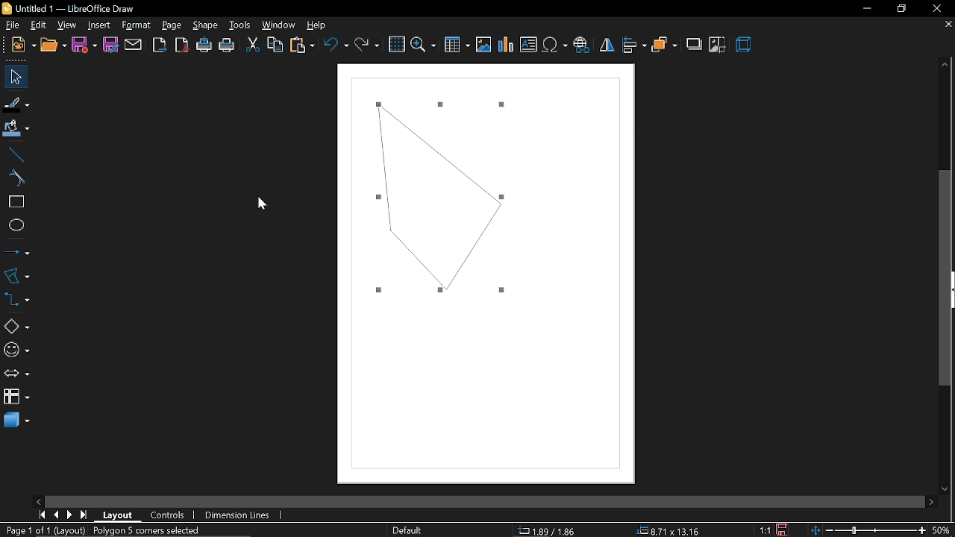 The height and width of the screenshot is (537, 955). I want to click on page style, so click(407, 530).